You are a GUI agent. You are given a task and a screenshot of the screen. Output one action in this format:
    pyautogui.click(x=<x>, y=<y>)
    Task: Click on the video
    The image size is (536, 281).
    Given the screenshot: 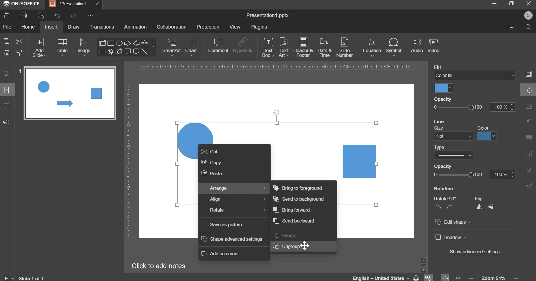 What is the action you would take?
    pyautogui.click(x=434, y=46)
    